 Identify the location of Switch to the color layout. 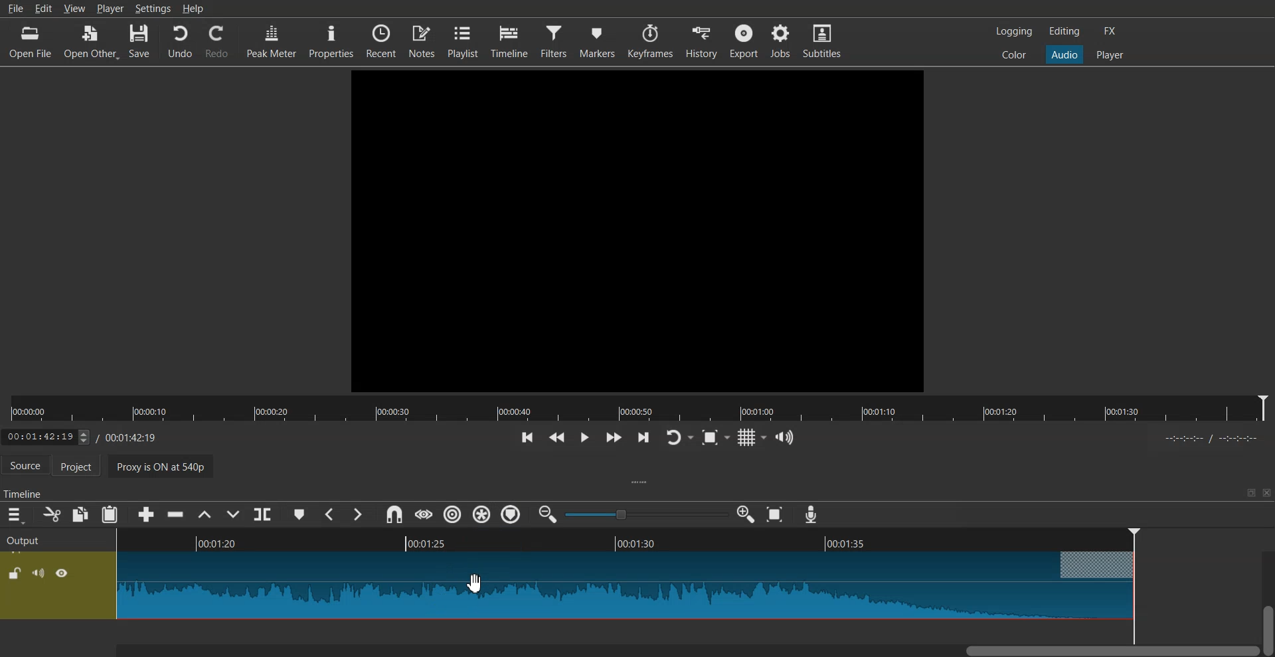
(1015, 55).